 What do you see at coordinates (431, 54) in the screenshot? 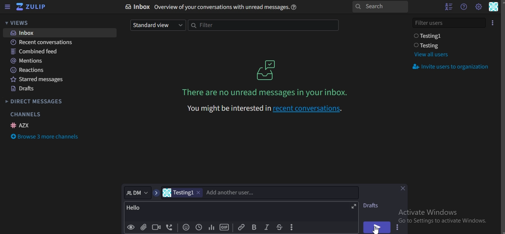
I see `view all users` at bounding box center [431, 54].